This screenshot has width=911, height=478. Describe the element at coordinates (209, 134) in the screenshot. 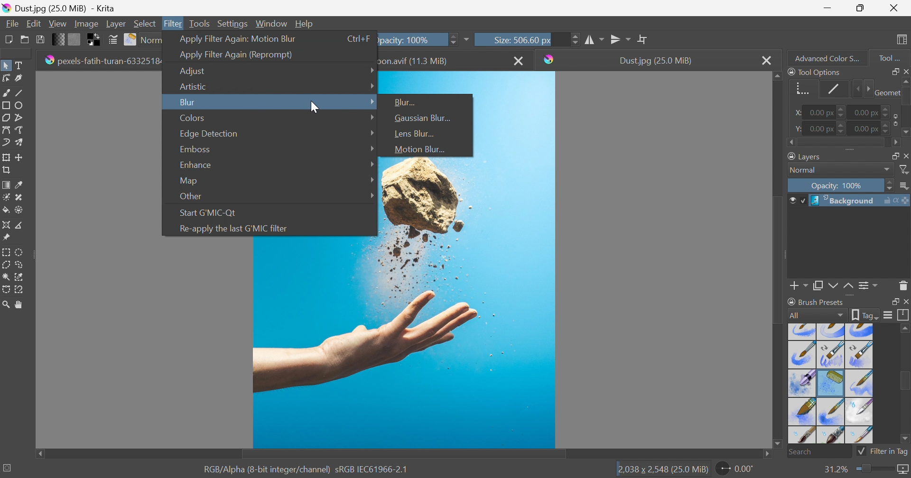

I see `Edge Detection` at that location.